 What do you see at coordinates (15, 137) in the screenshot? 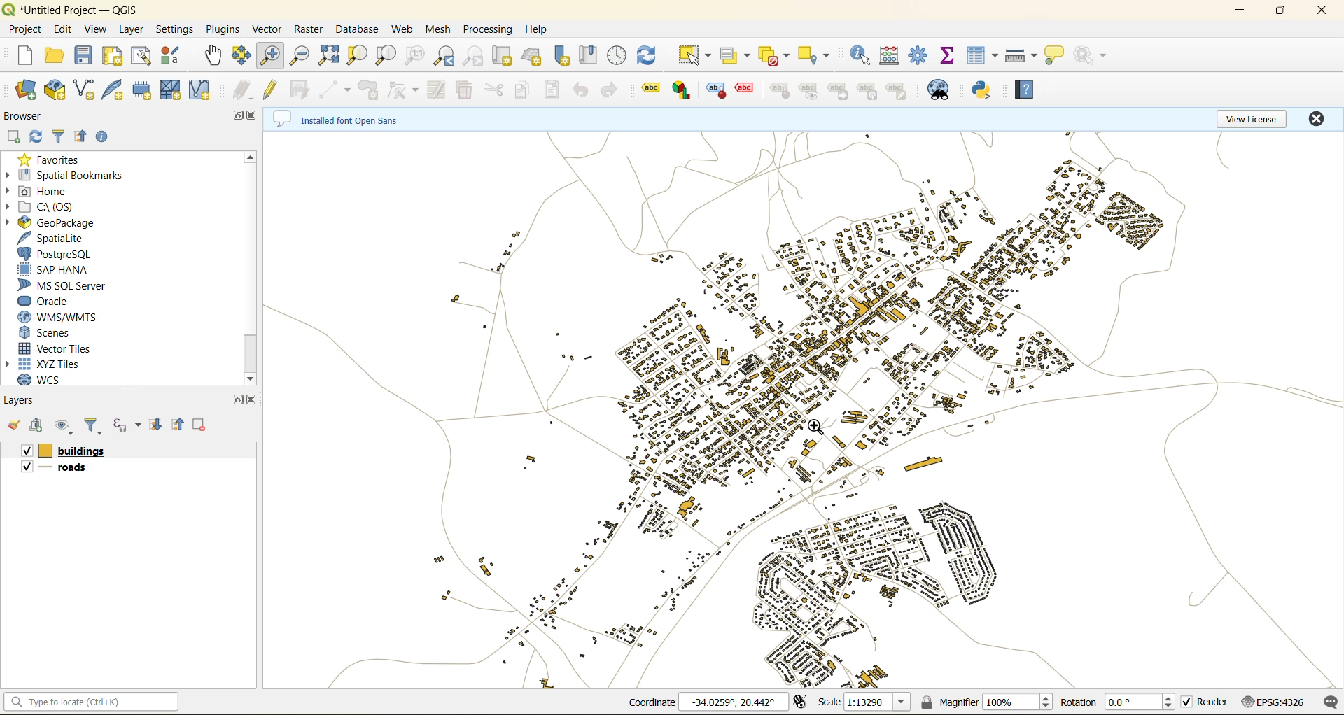
I see `add` at bounding box center [15, 137].